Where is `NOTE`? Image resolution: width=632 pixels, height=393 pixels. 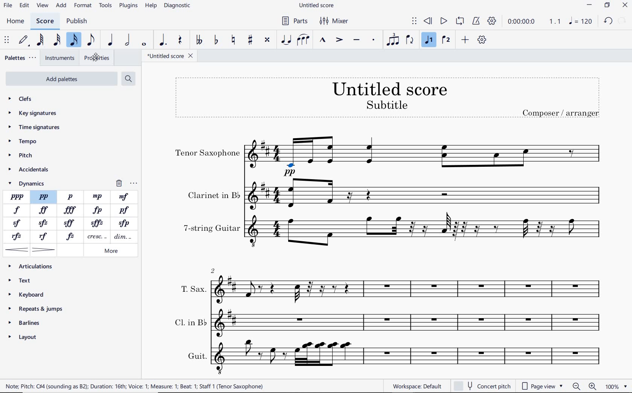
NOTE is located at coordinates (581, 22).